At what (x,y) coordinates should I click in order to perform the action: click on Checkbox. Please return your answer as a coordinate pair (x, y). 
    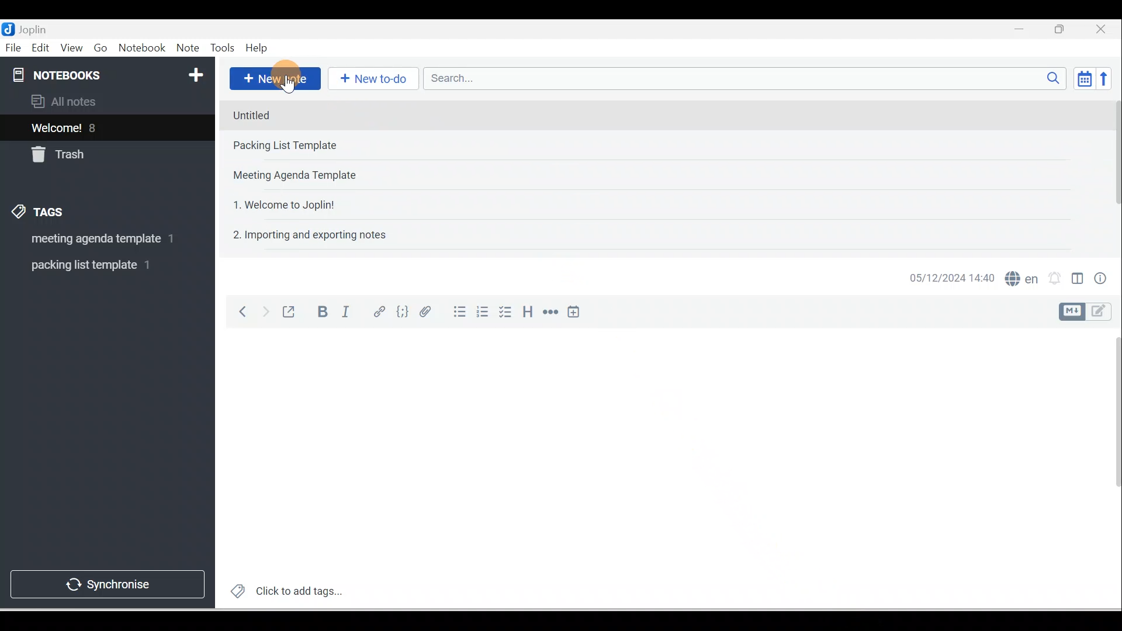
    Looking at the image, I should click on (504, 312).